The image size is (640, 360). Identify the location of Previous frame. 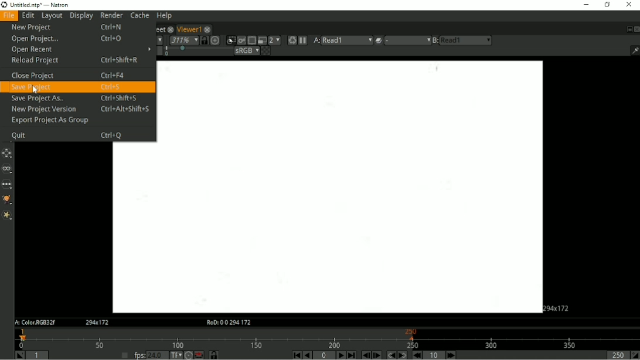
(366, 355).